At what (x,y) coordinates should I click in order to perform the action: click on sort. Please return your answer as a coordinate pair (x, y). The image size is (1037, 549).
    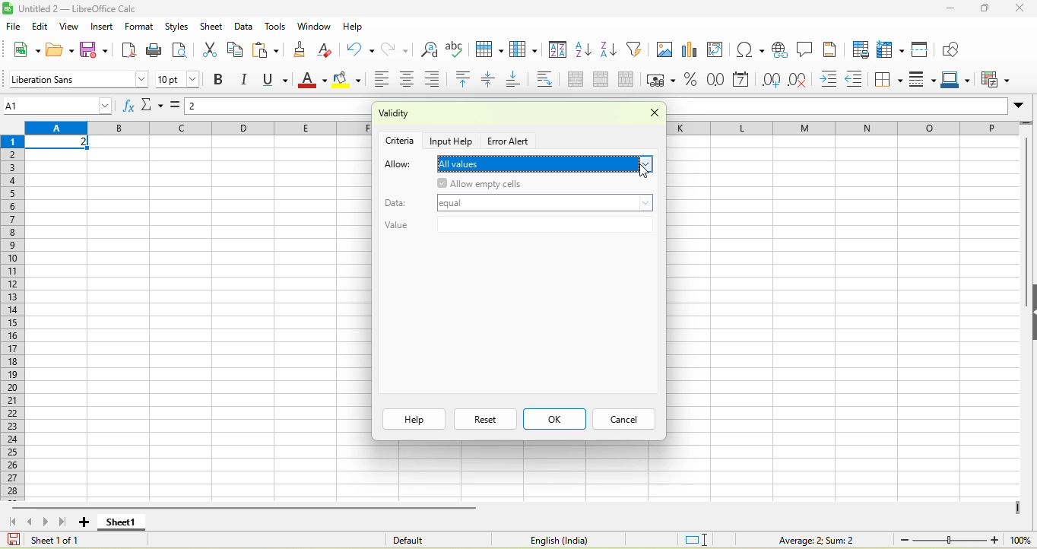
    Looking at the image, I should click on (558, 52).